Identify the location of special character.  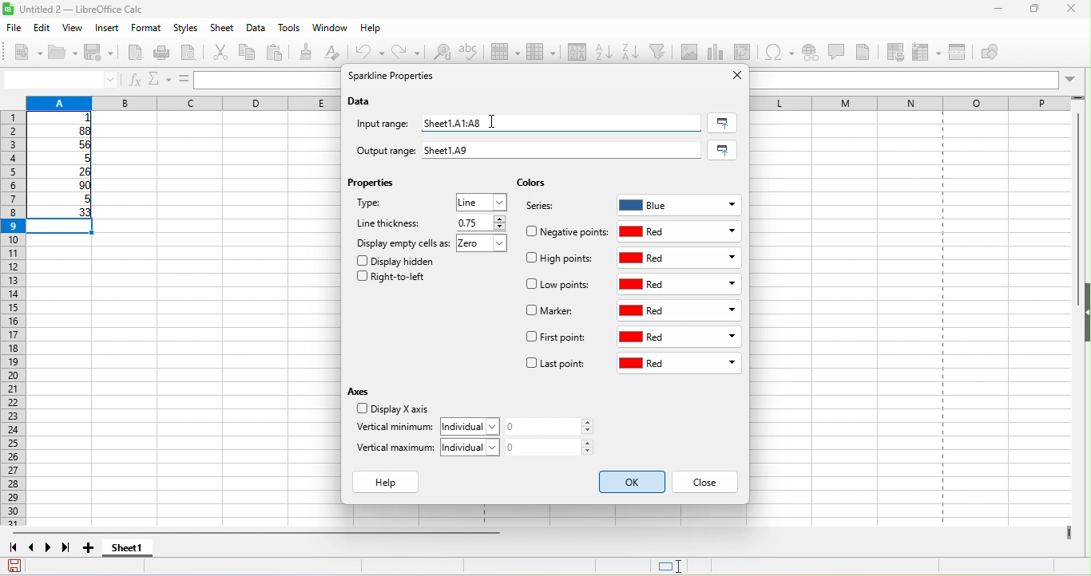
(778, 53).